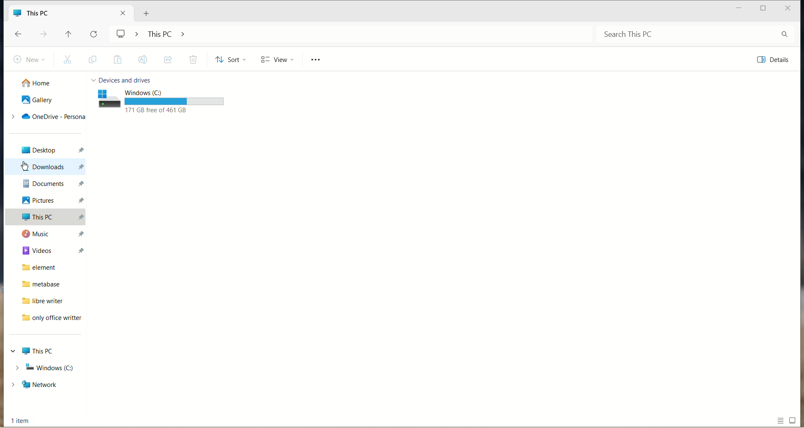 This screenshot has width=804, height=428. I want to click on more options, so click(320, 61).